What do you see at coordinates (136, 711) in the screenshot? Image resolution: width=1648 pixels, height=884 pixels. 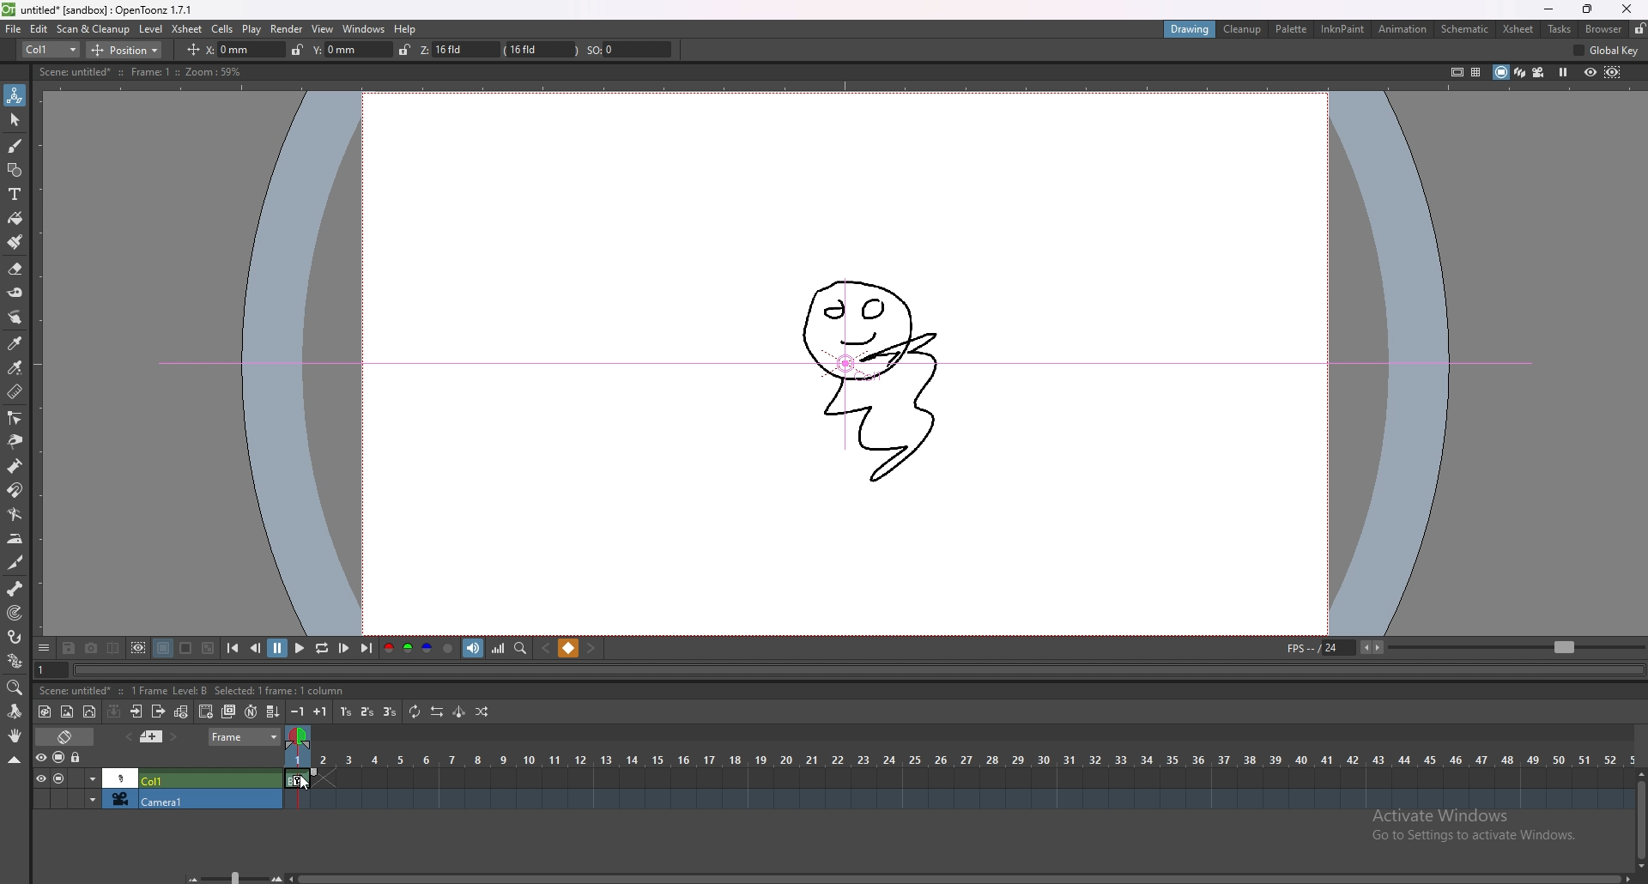 I see `open sub xsheet` at bounding box center [136, 711].